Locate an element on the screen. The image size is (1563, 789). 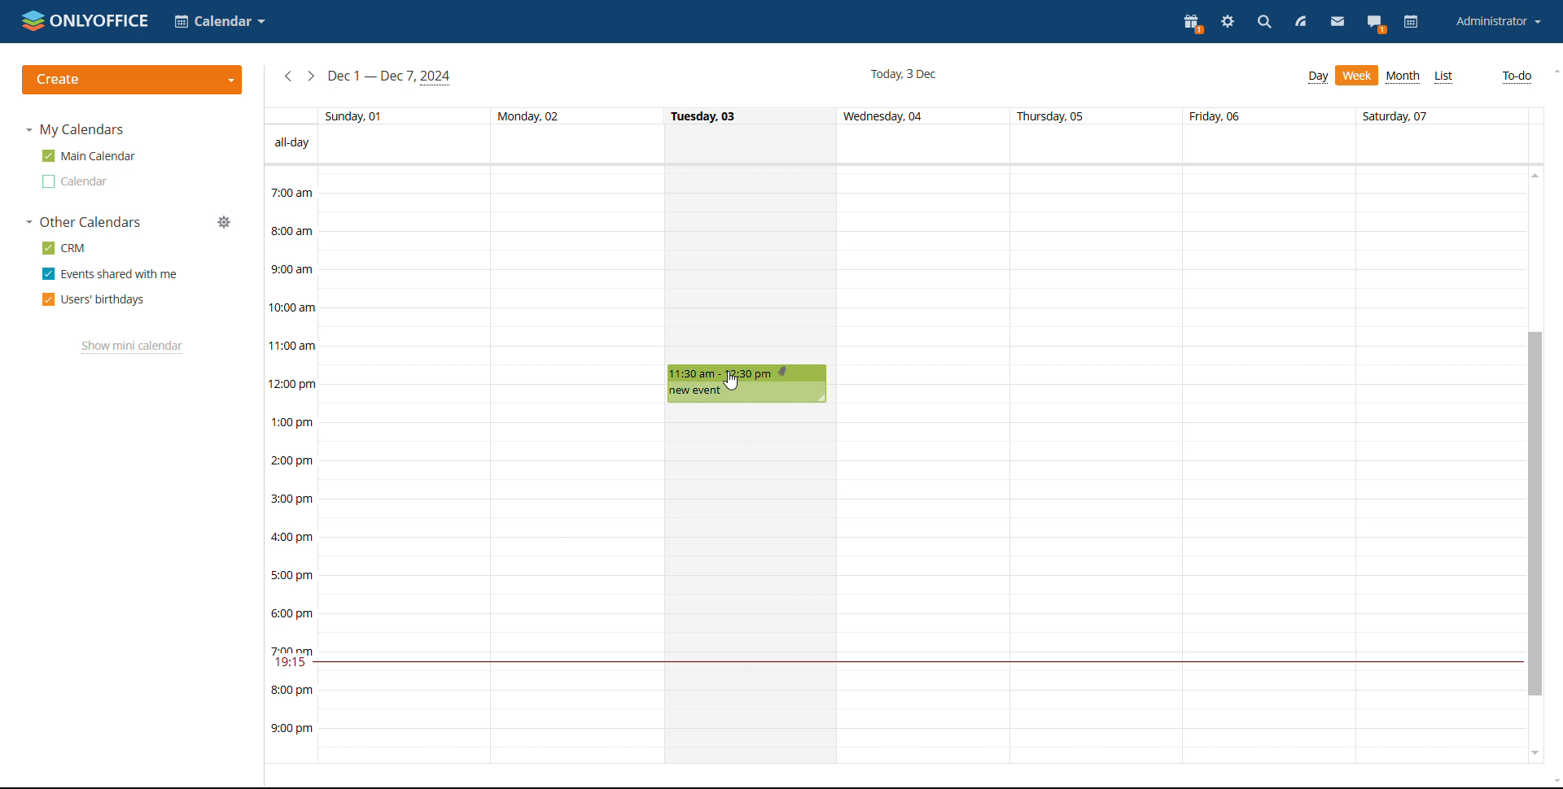
Sunday, 01 is located at coordinates (356, 115).